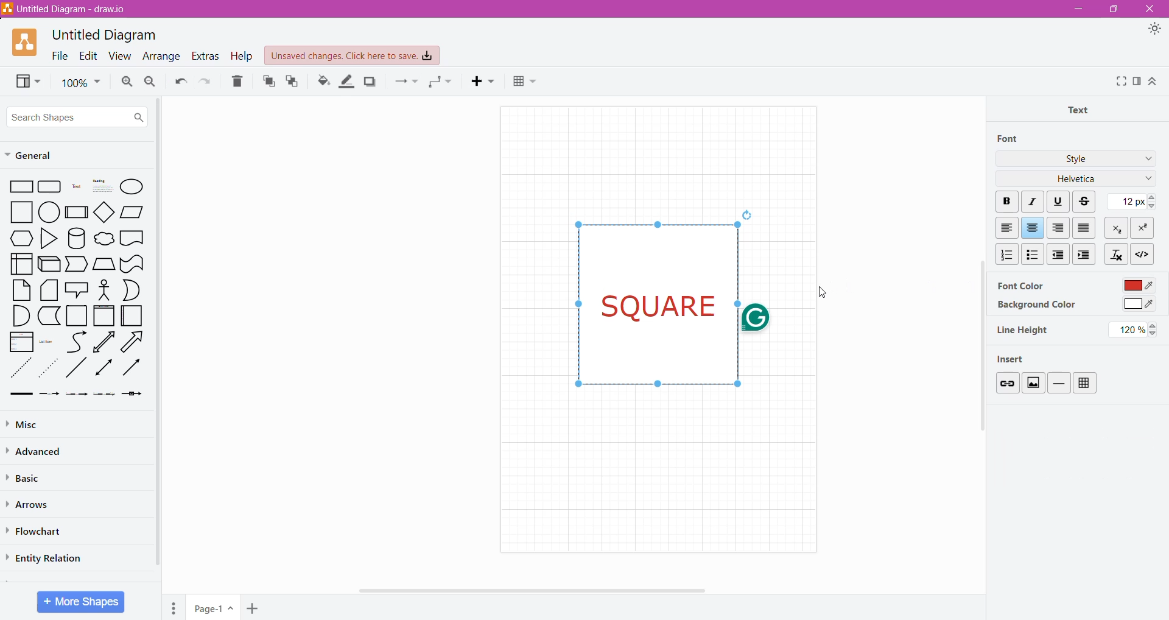 The height and width of the screenshot is (620, 1169). Describe the element at coordinates (132, 367) in the screenshot. I see `Rightward Thick Arrow` at that location.